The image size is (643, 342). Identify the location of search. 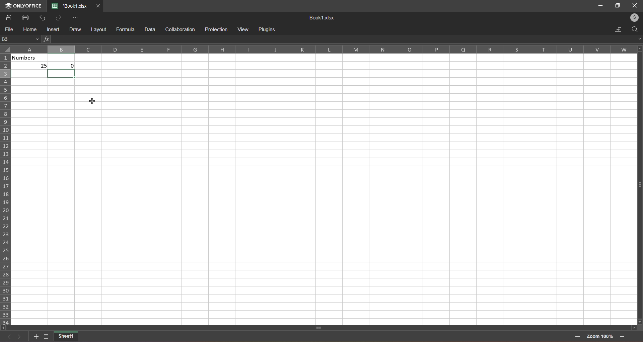
(635, 28).